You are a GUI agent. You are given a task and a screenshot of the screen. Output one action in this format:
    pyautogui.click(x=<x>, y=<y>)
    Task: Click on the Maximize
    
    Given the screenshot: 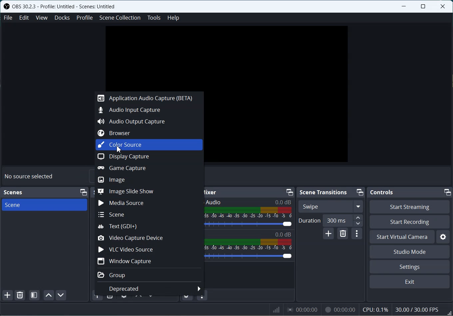 What is the action you would take?
    pyautogui.click(x=423, y=6)
    